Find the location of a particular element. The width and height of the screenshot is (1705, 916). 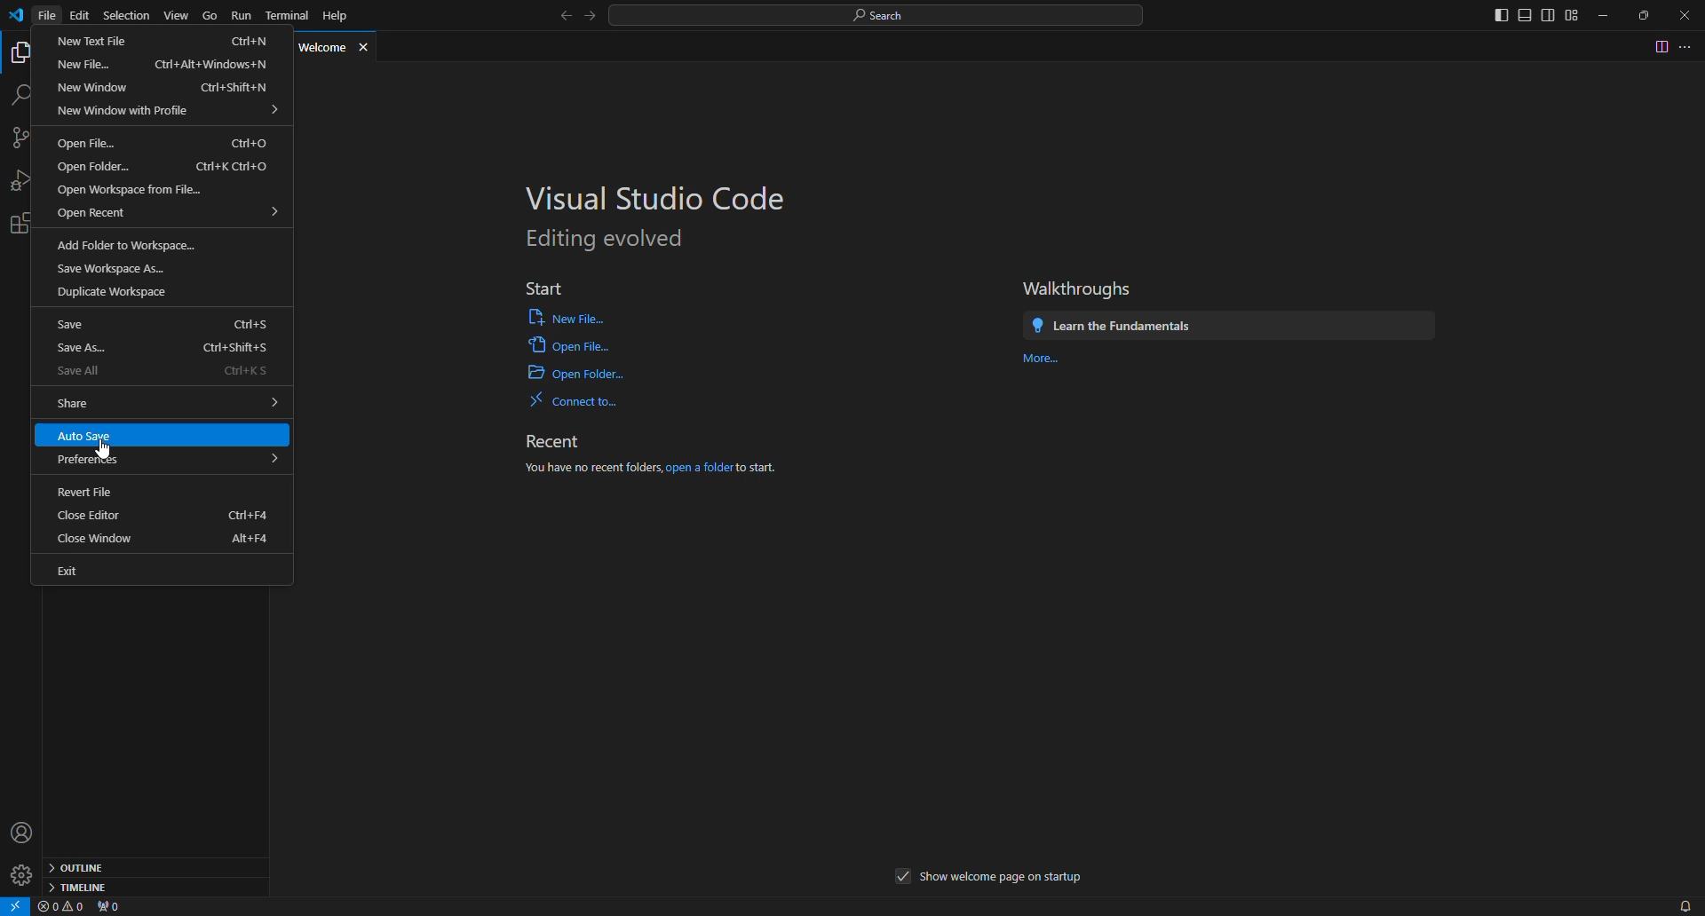

to start is located at coordinates (757, 468).